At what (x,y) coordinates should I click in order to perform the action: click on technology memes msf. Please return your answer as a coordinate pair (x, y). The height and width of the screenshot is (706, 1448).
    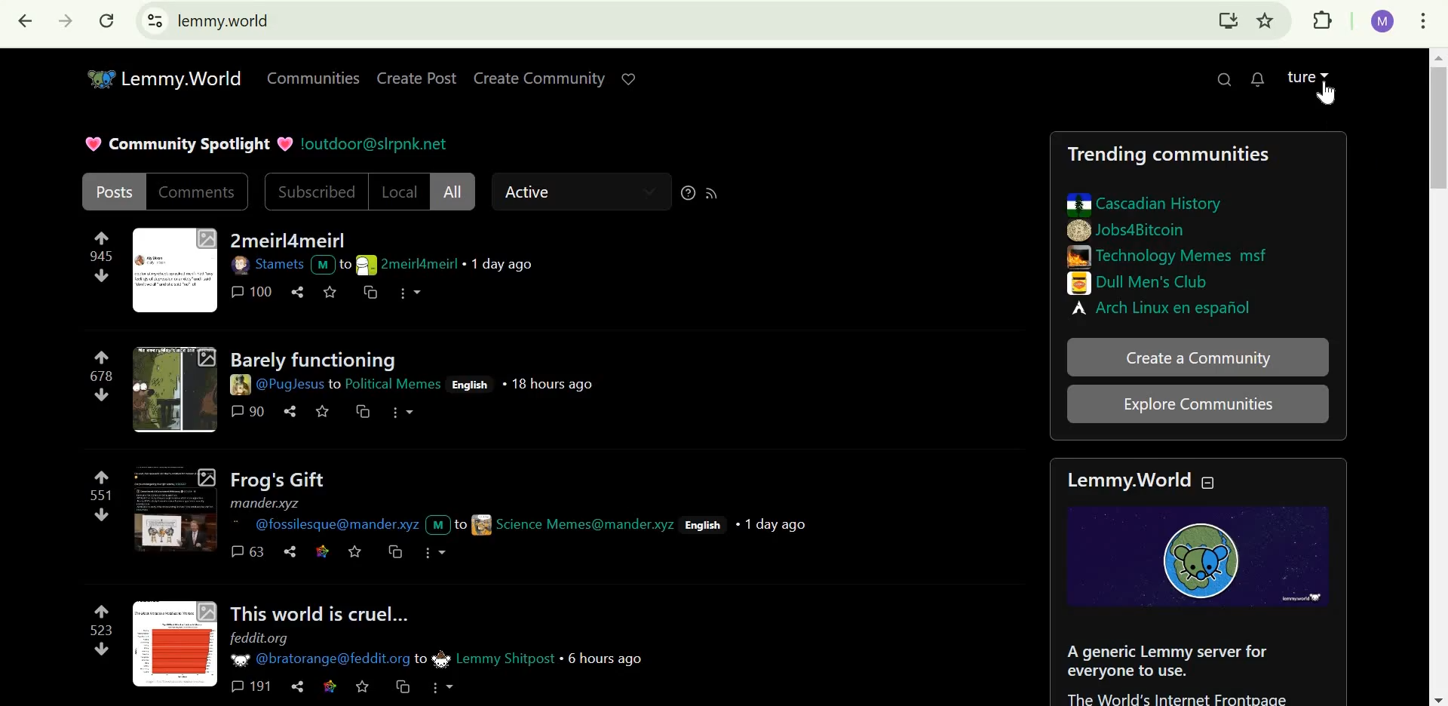
    Looking at the image, I should click on (1172, 255).